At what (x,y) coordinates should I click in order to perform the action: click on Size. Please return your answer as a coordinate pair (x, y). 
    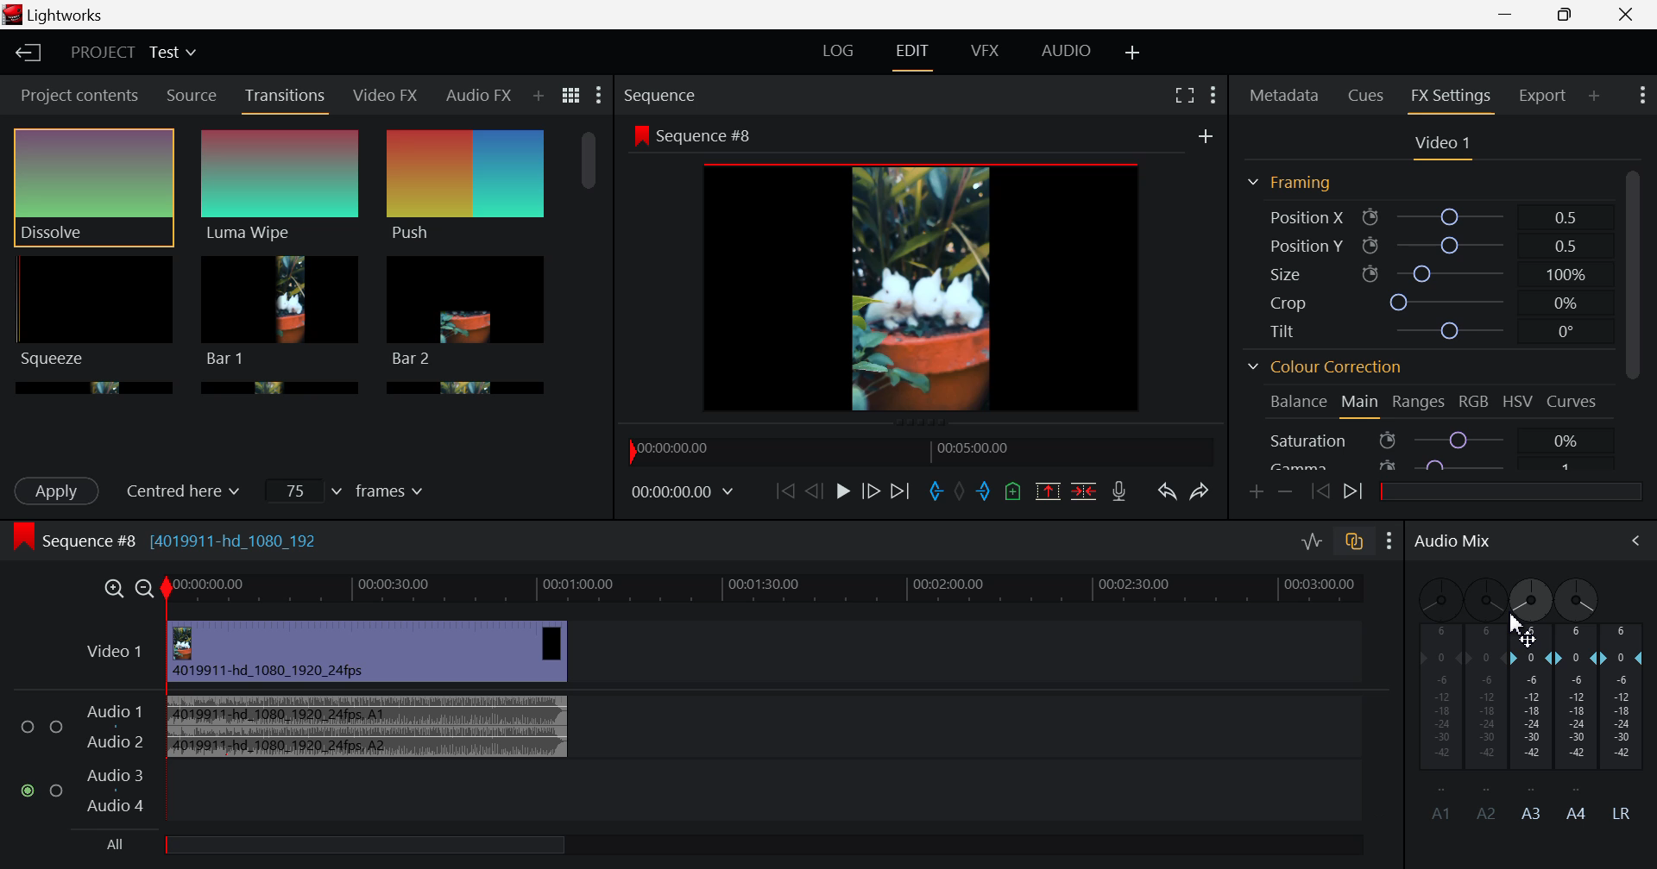
    Looking at the image, I should click on (1425, 270).